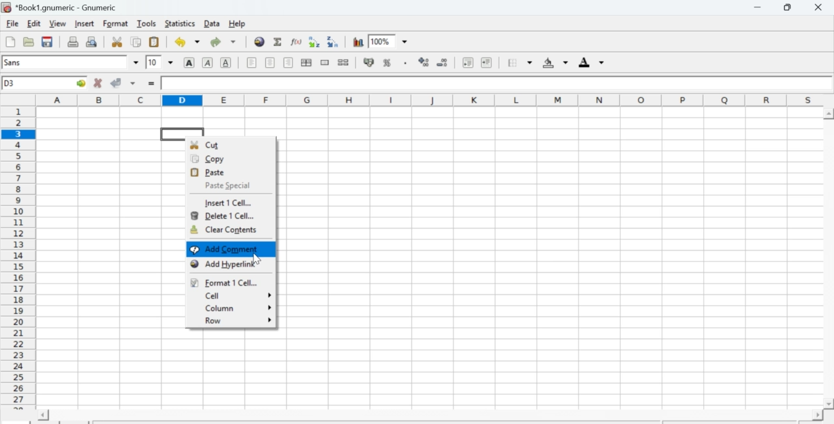 The width and height of the screenshot is (834, 424). What do you see at coordinates (326, 62) in the screenshot?
I see `Merge cells` at bounding box center [326, 62].